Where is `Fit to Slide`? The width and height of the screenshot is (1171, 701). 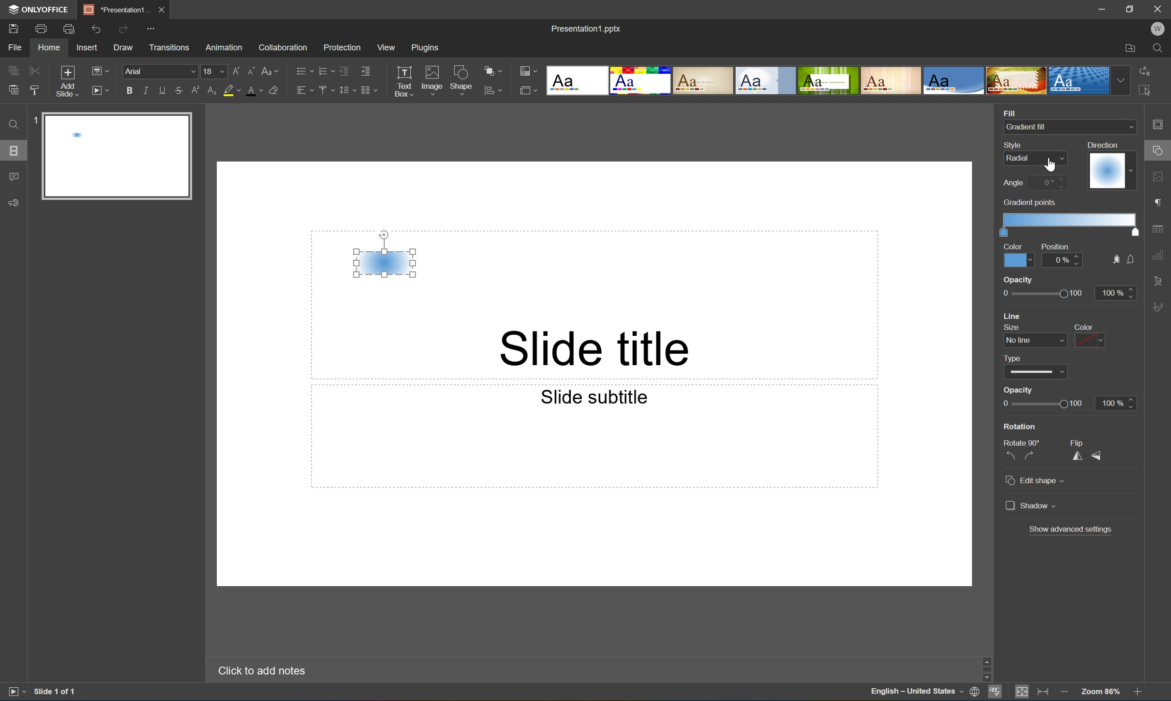 Fit to Slide is located at coordinates (1024, 692).